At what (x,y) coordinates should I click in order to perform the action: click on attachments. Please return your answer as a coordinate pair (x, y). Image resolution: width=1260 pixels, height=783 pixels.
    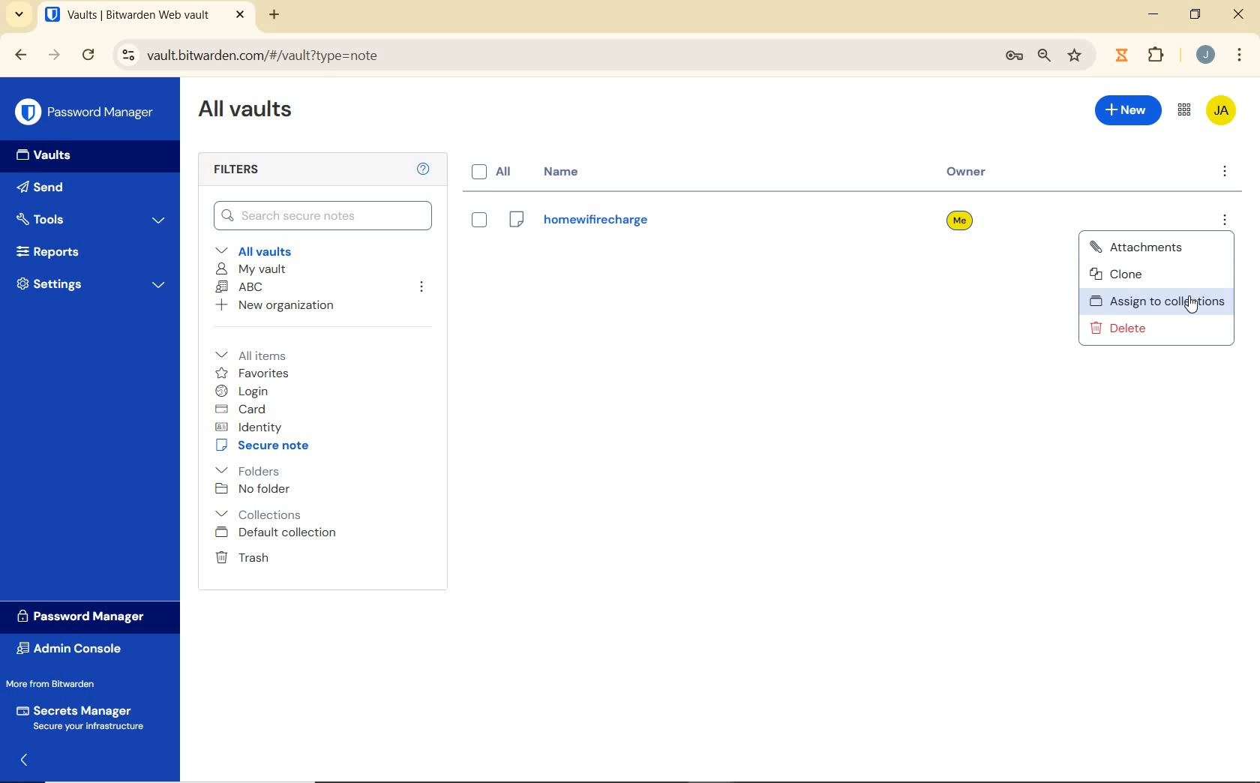
    Looking at the image, I should click on (1146, 245).